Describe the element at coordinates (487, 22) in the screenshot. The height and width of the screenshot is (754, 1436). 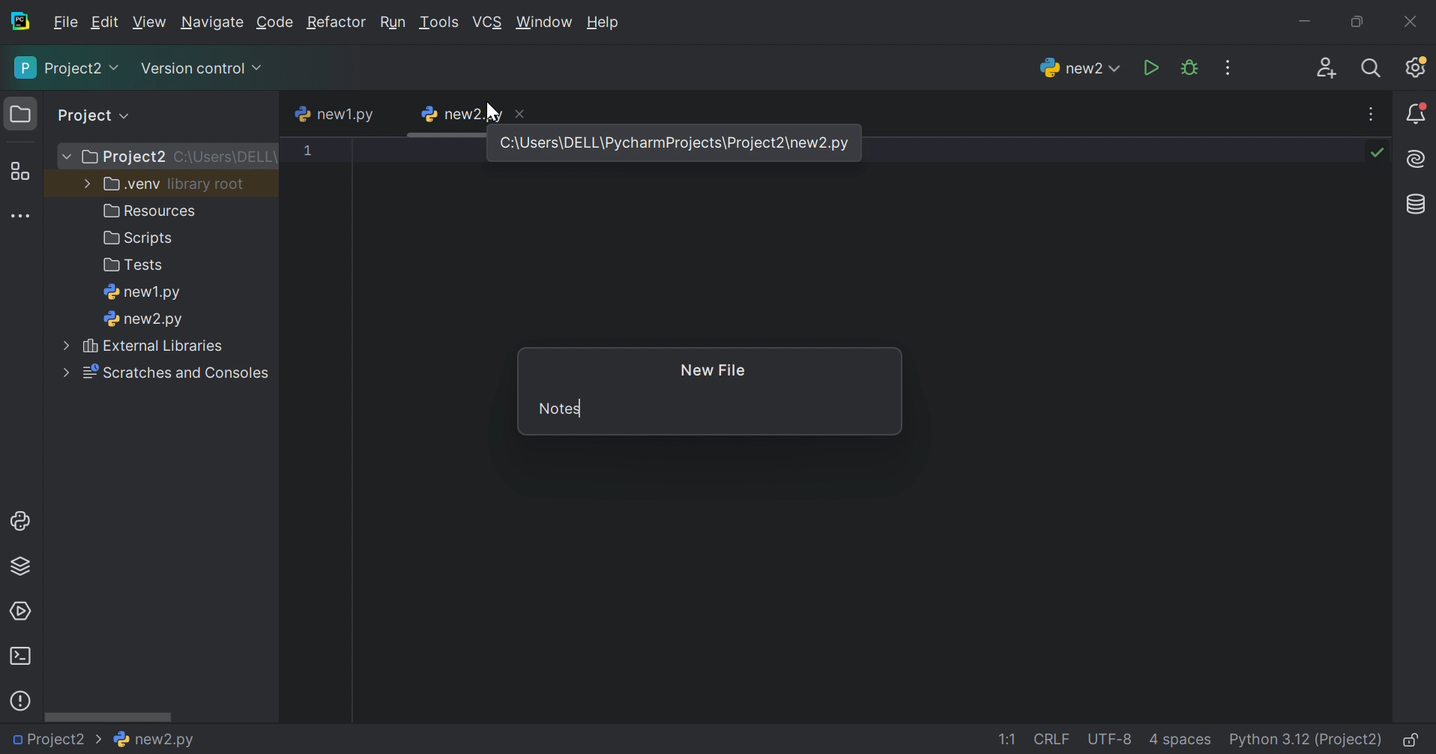
I see `VCS` at that location.